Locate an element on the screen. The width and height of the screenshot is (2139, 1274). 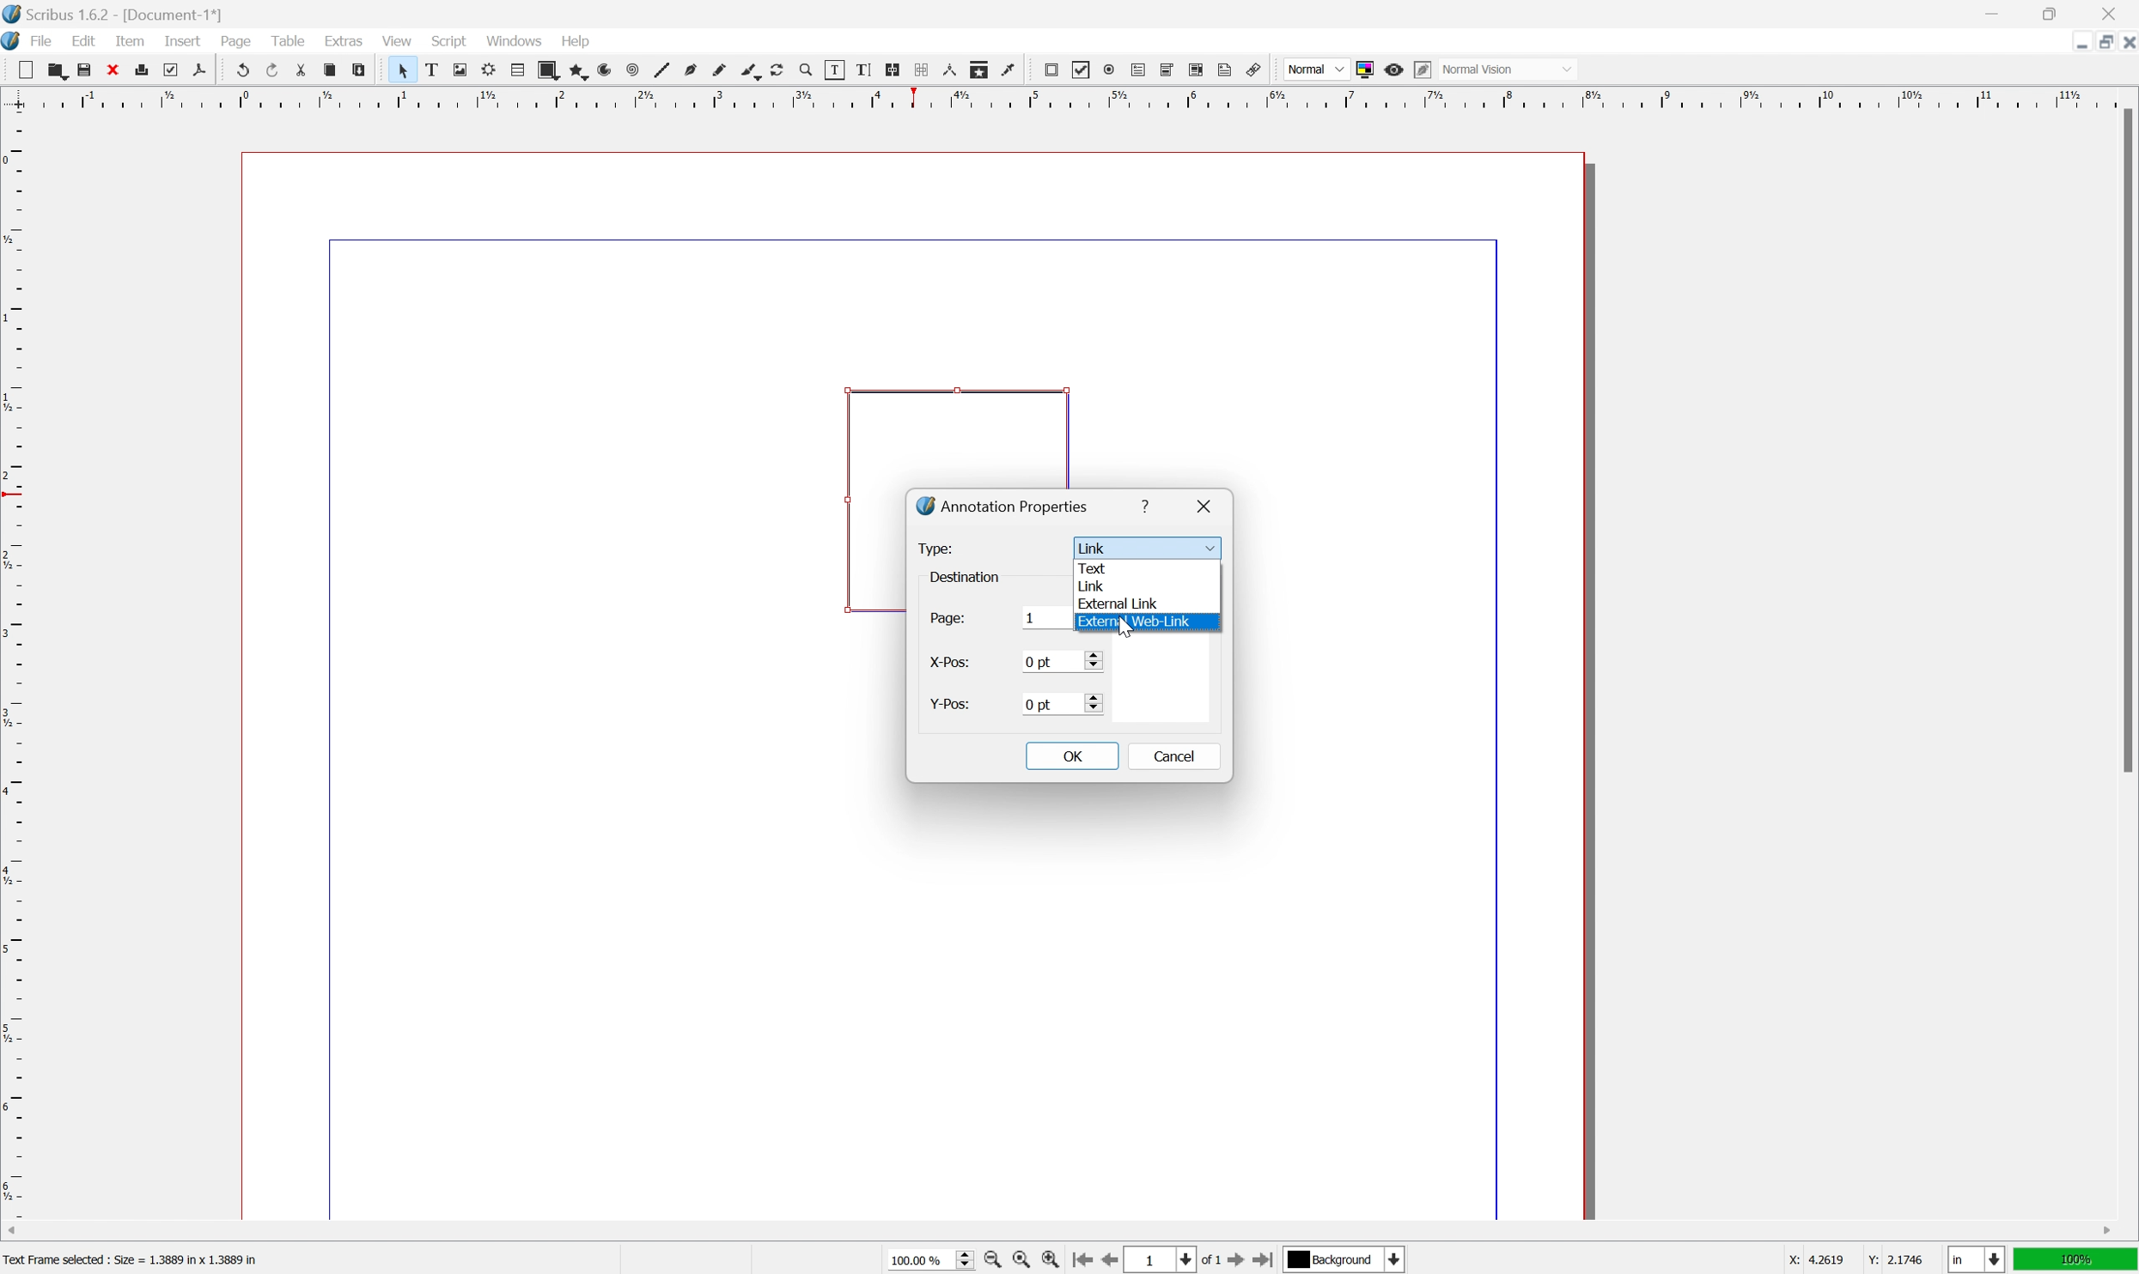
ruler is located at coordinates (14, 664).